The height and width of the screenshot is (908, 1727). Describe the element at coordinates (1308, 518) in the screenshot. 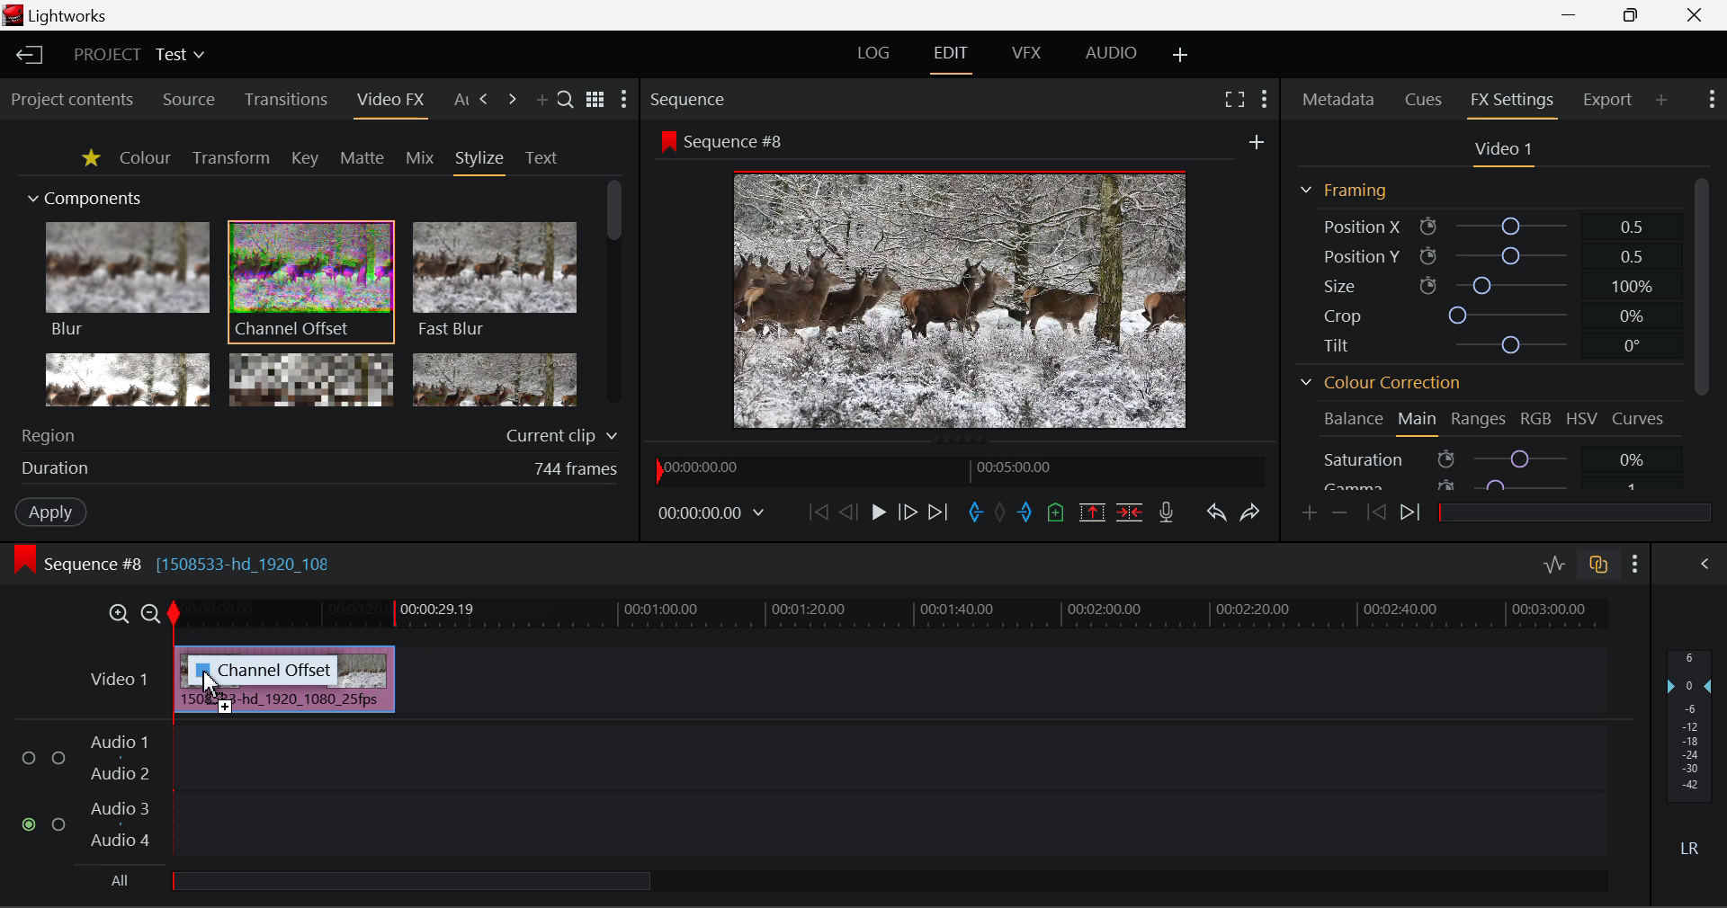

I see `Add keyframe` at that location.